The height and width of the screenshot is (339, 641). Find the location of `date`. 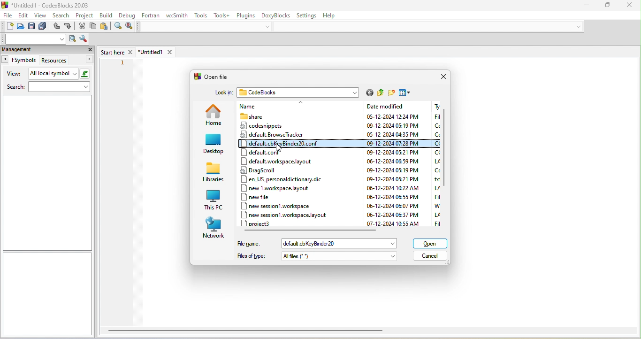

date is located at coordinates (393, 134).